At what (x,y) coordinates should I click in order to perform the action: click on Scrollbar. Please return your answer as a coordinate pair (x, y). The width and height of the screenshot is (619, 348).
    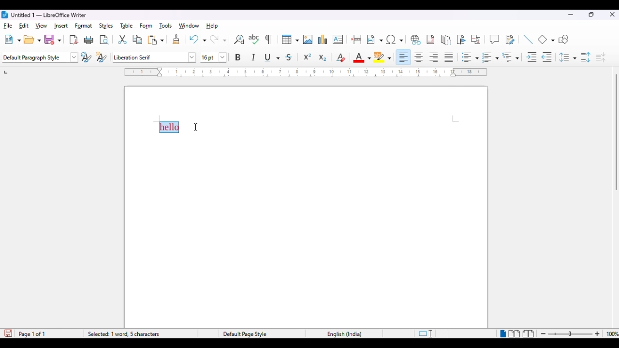
    Looking at the image, I should click on (613, 198).